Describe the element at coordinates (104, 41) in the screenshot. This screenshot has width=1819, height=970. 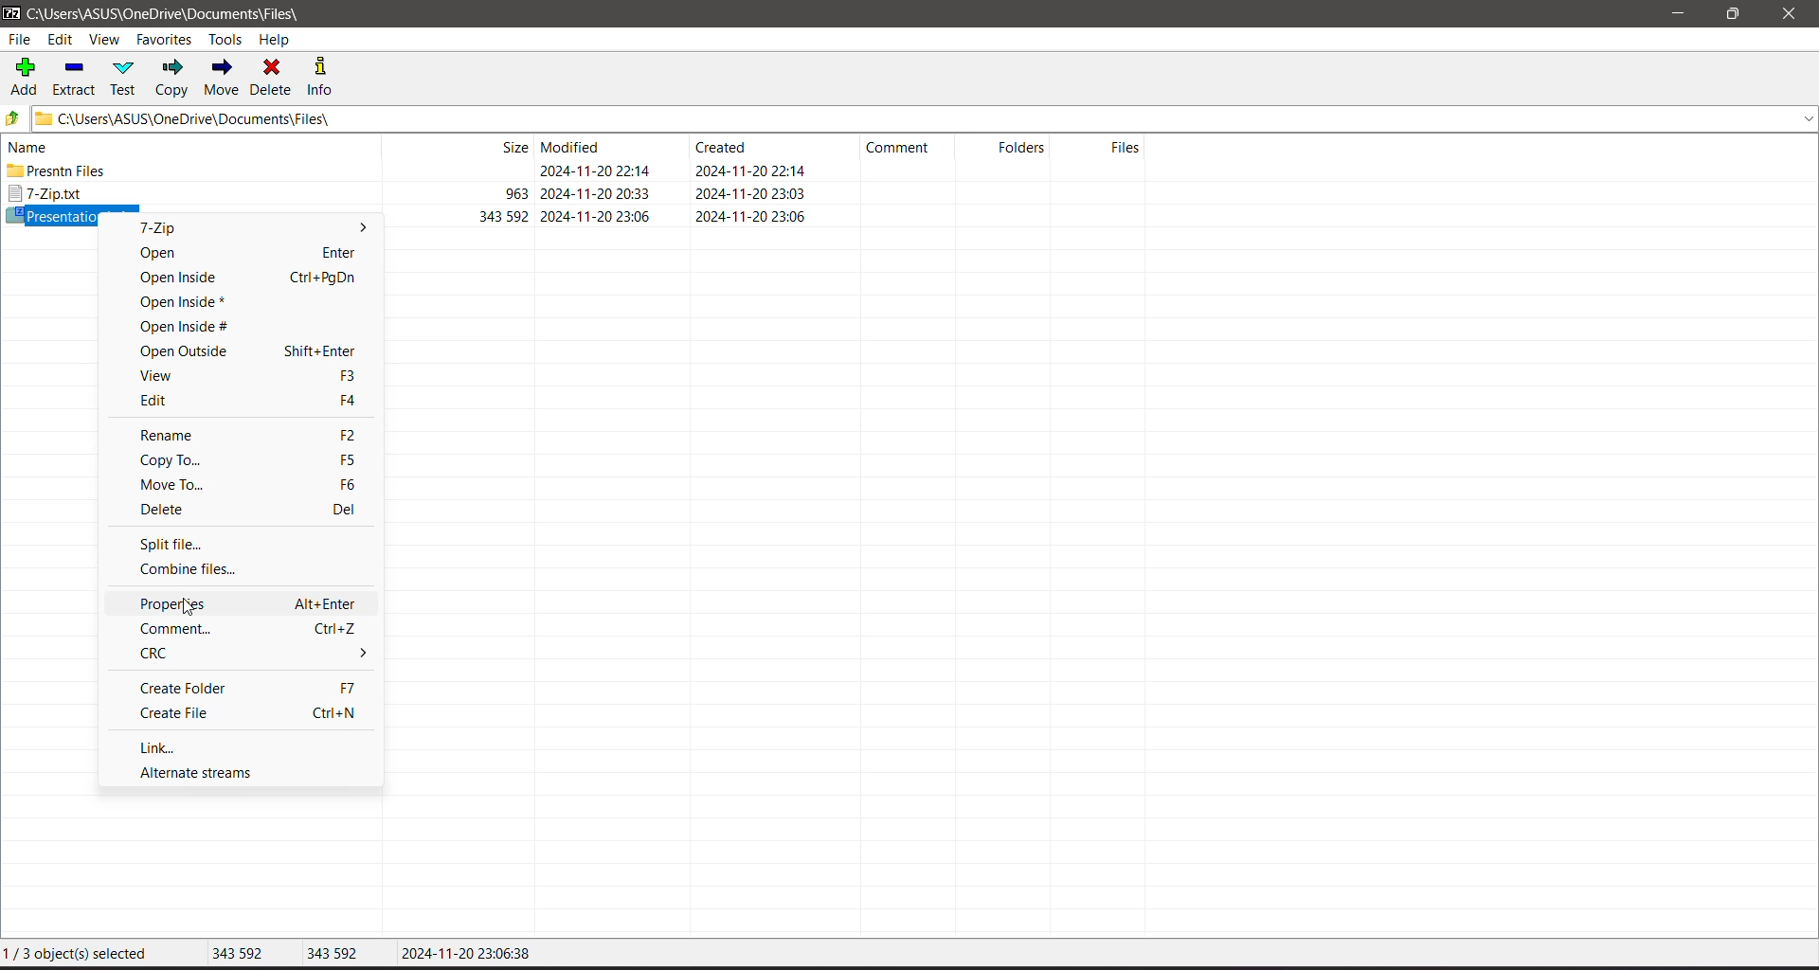
I see `View` at that location.